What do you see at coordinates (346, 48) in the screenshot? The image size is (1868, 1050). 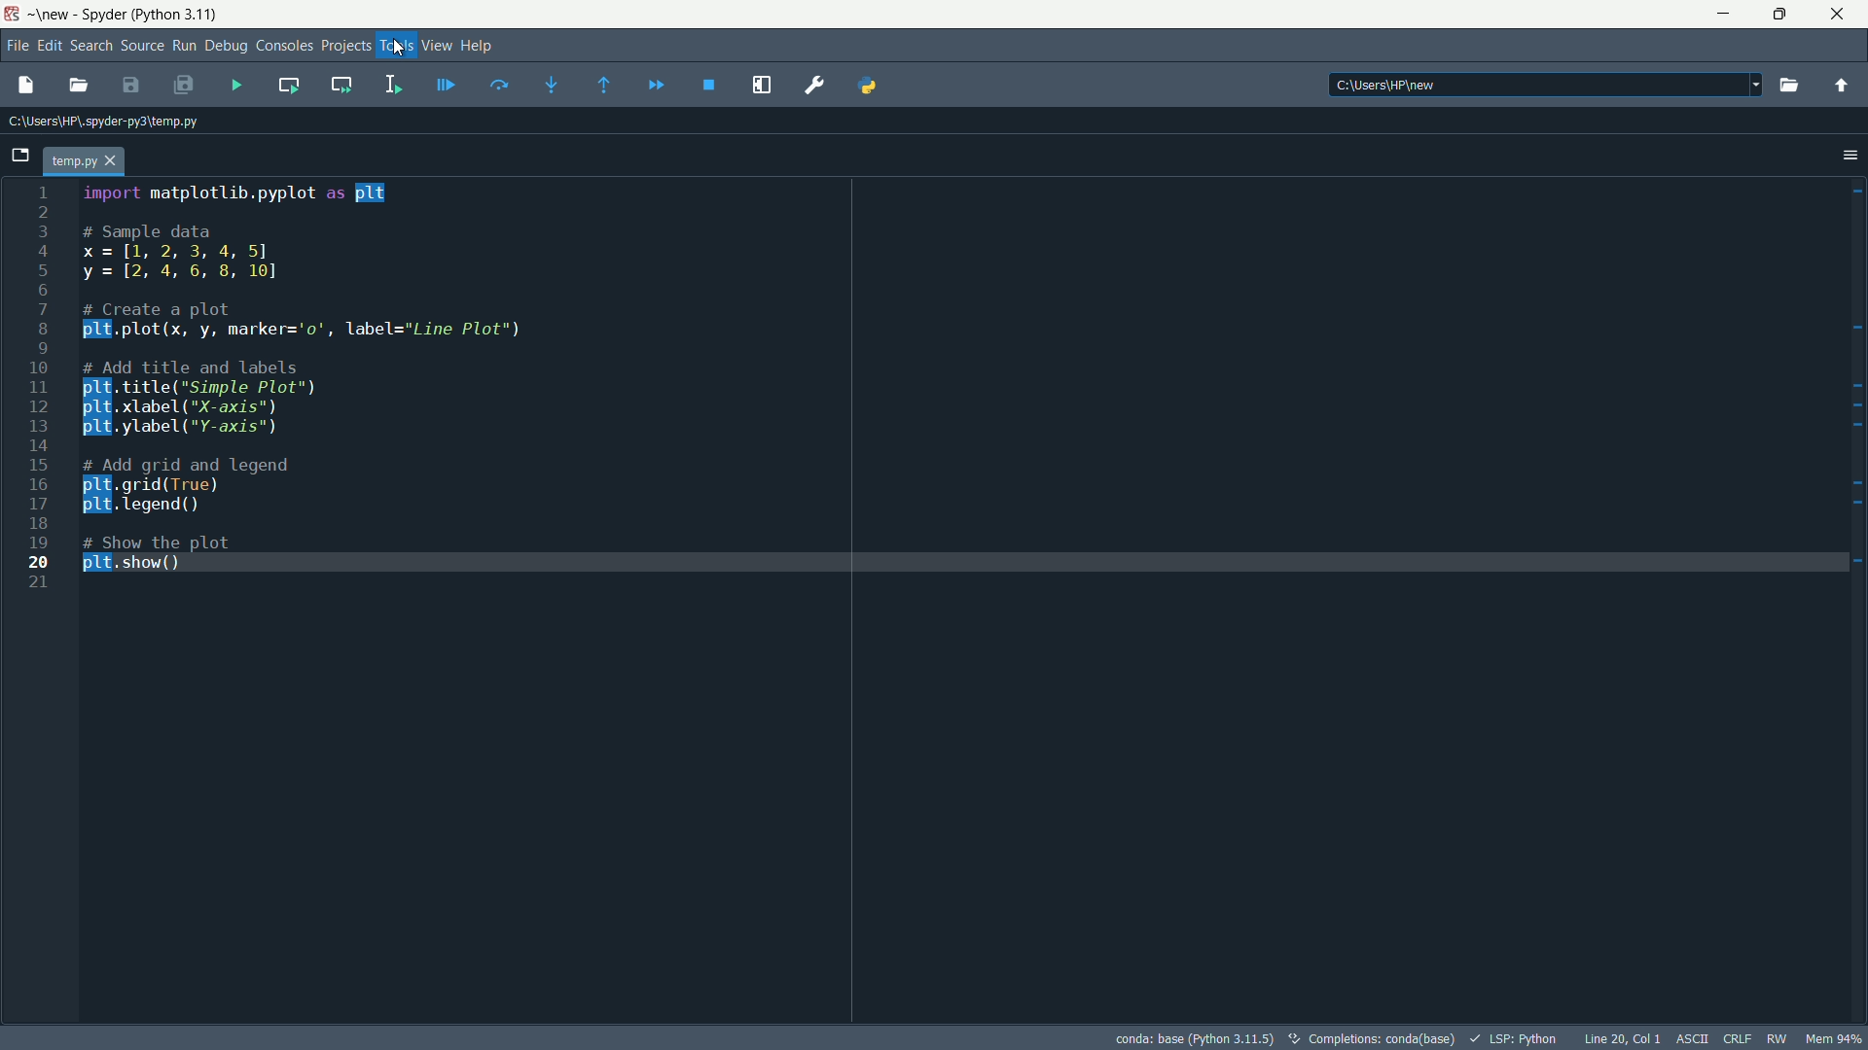 I see `projects` at bounding box center [346, 48].